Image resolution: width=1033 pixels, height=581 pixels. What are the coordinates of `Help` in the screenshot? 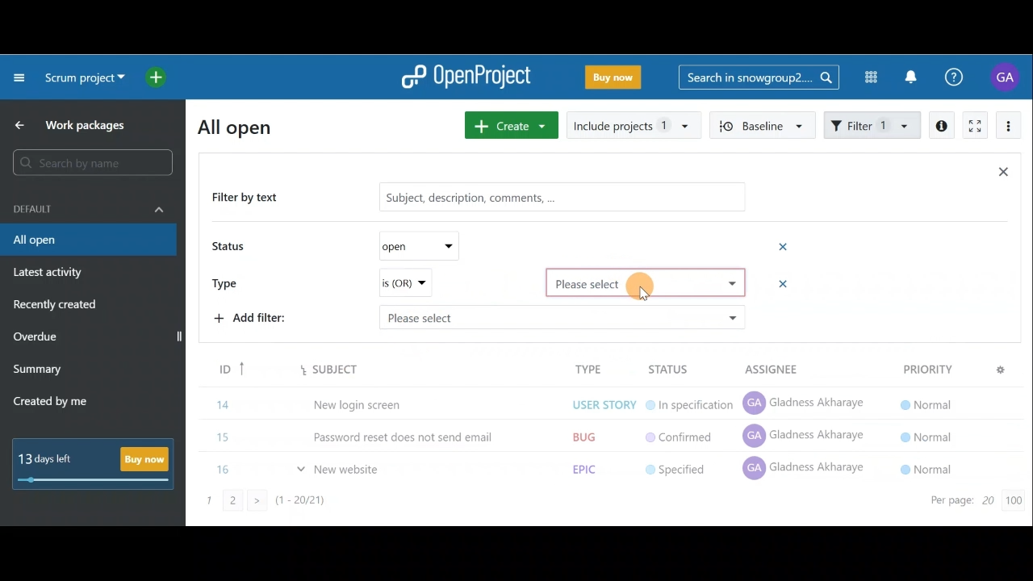 It's located at (963, 77).